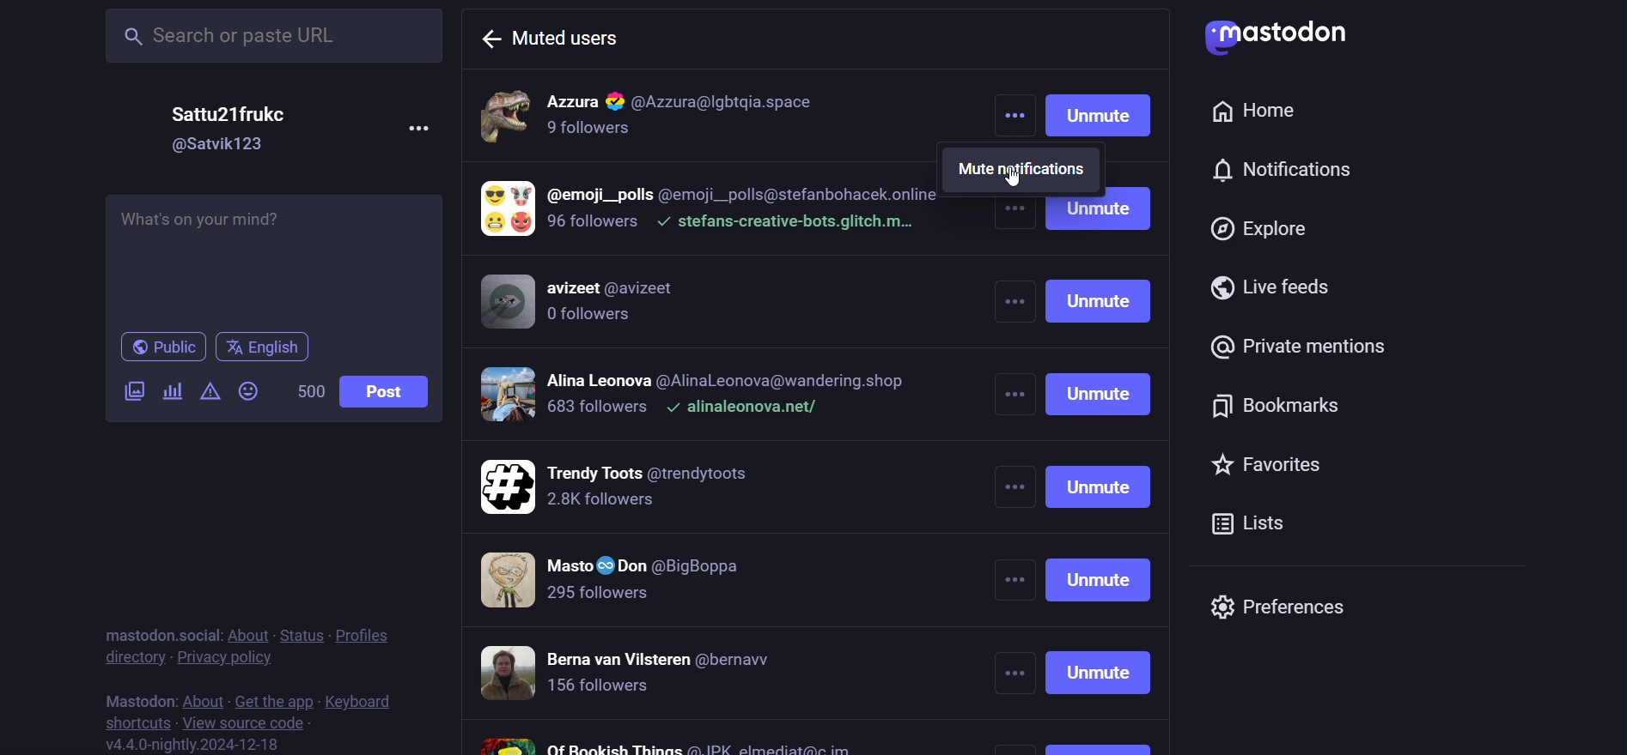 The height and width of the screenshot is (755, 1627). What do you see at coordinates (712, 211) in the screenshot?
I see `muter users 2` at bounding box center [712, 211].